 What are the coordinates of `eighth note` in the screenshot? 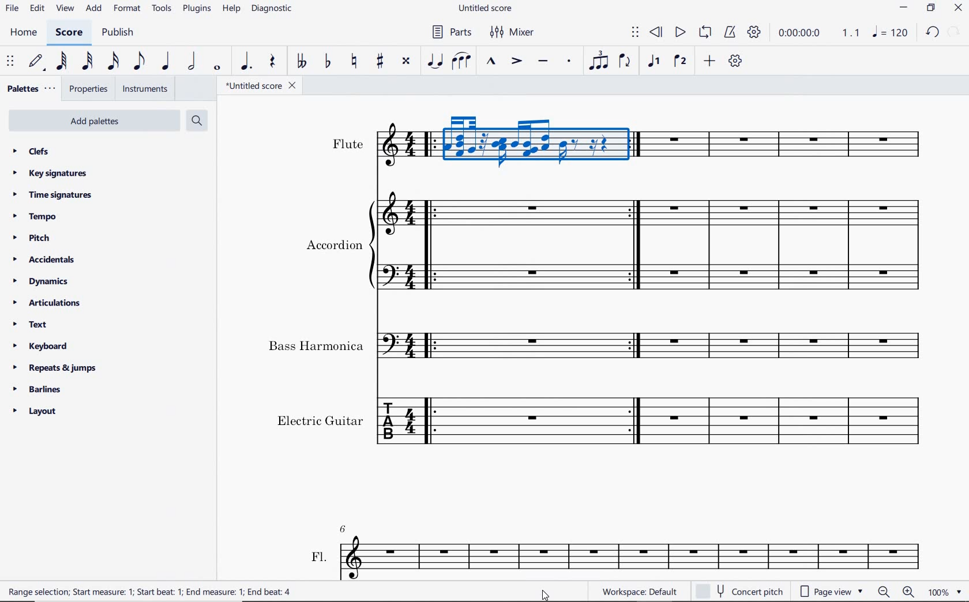 It's located at (142, 62).